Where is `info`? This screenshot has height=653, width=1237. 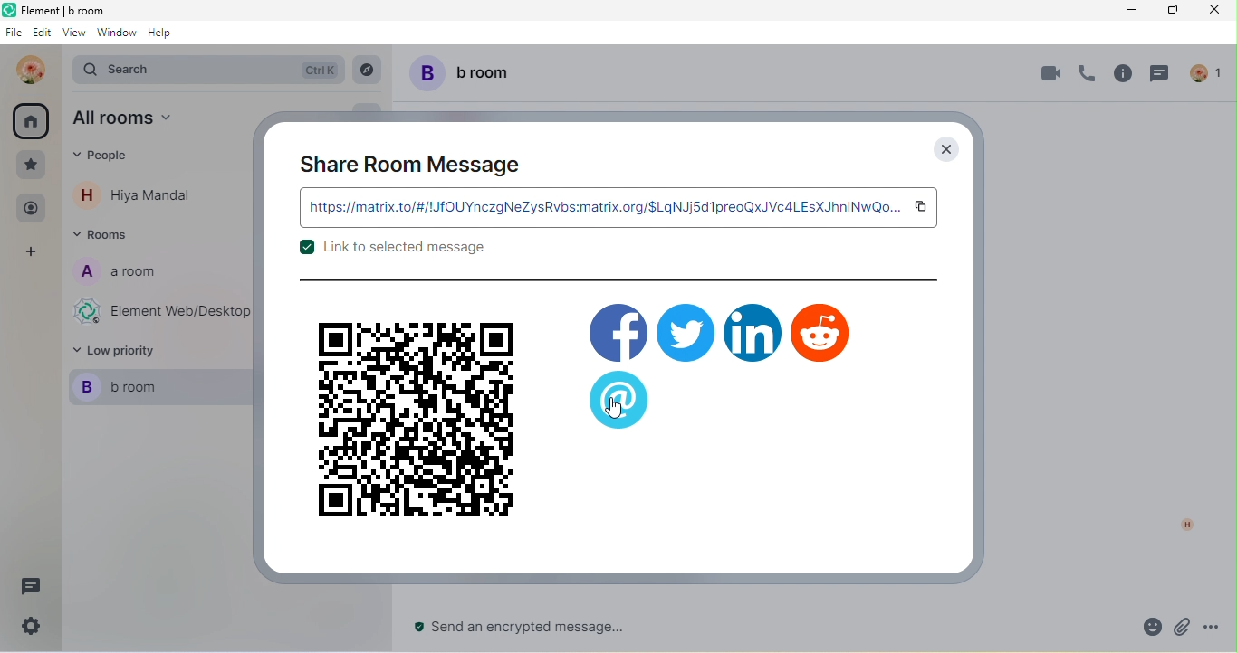
info is located at coordinates (1121, 77).